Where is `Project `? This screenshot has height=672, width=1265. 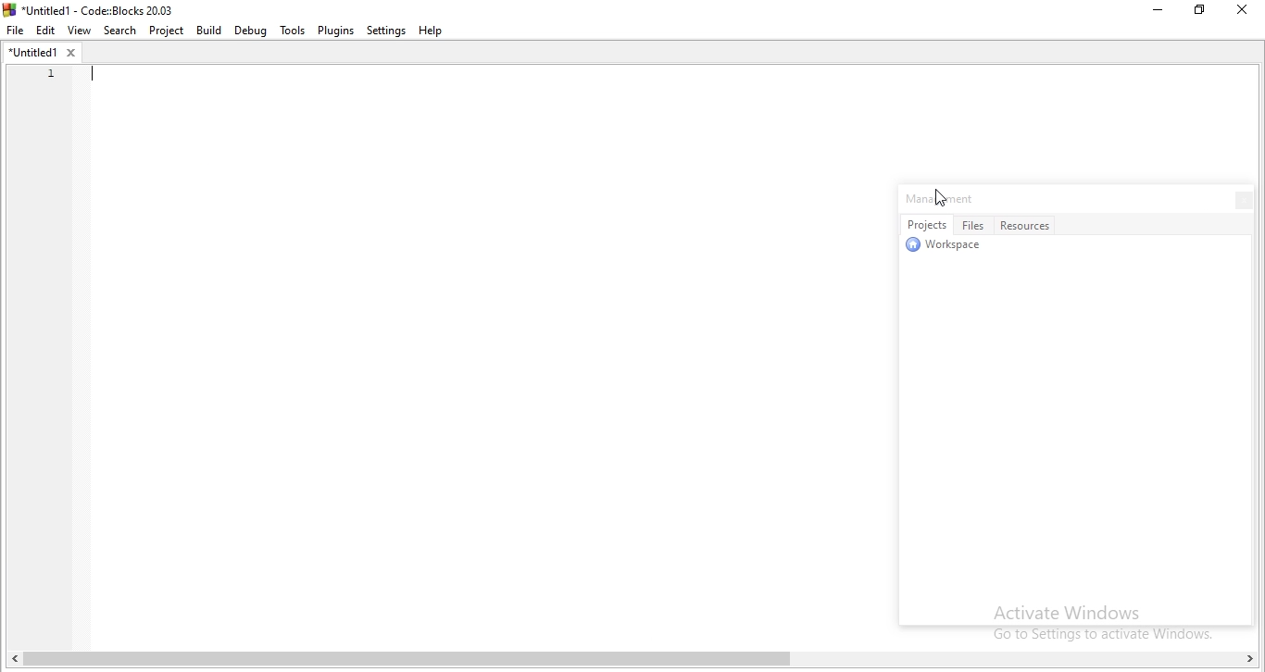 Project  is located at coordinates (168, 31).